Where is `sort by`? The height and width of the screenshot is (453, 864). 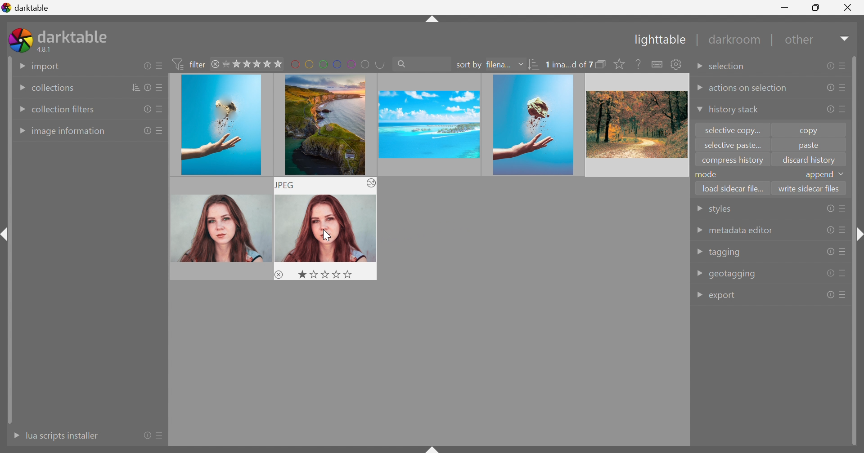
sort by is located at coordinates (468, 65).